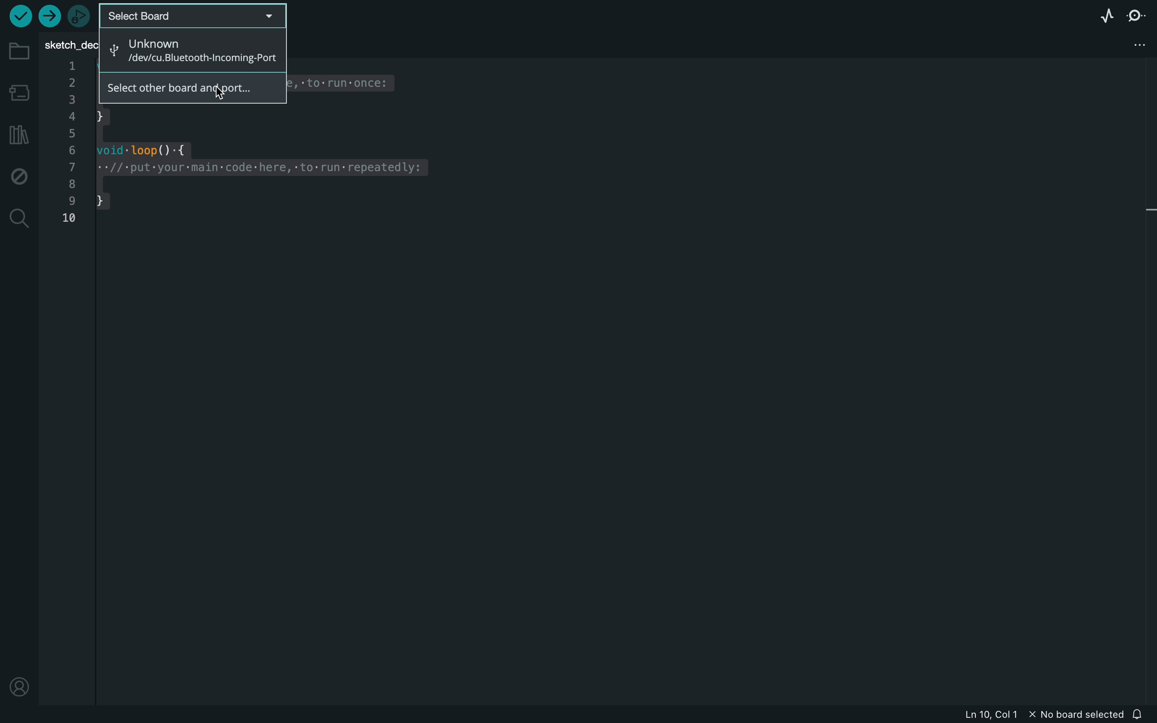 The image size is (1157, 723). I want to click on file information, so click(1042, 714).